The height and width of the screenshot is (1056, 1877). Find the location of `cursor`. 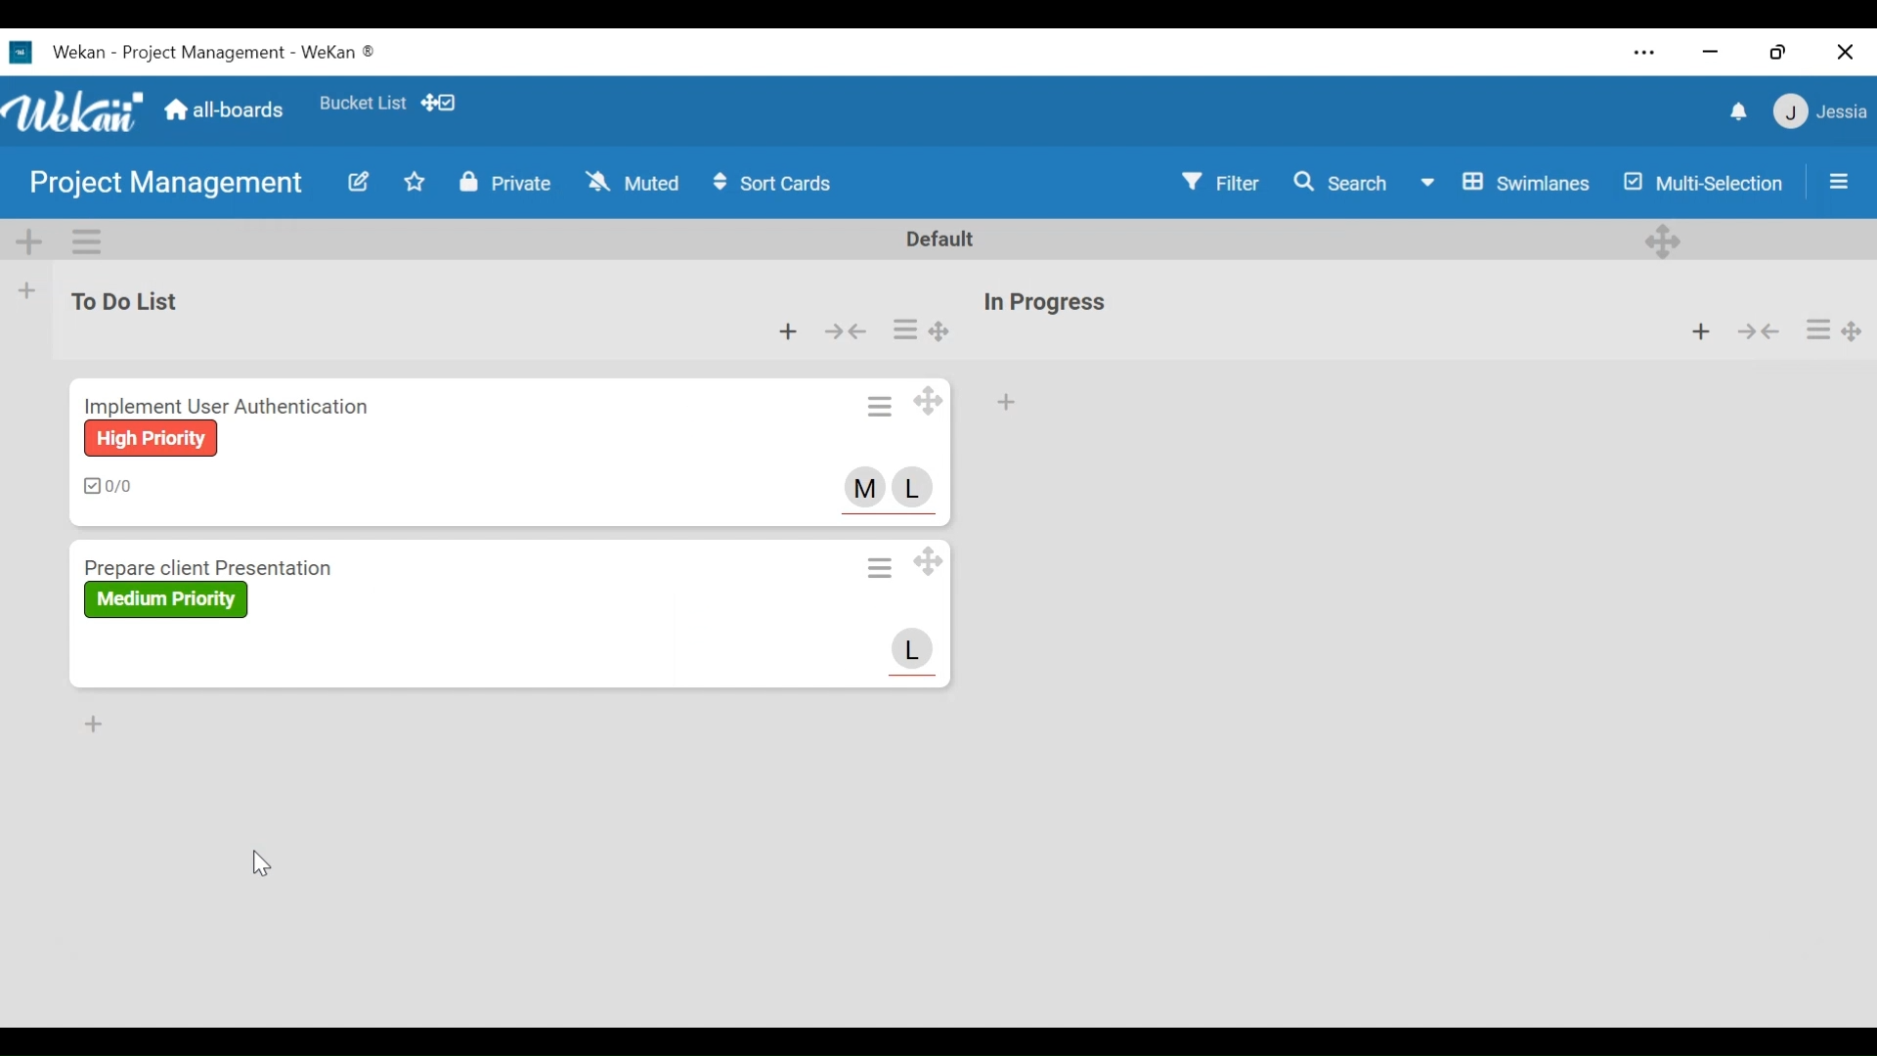

cursor is located at coordinates (265, 860).